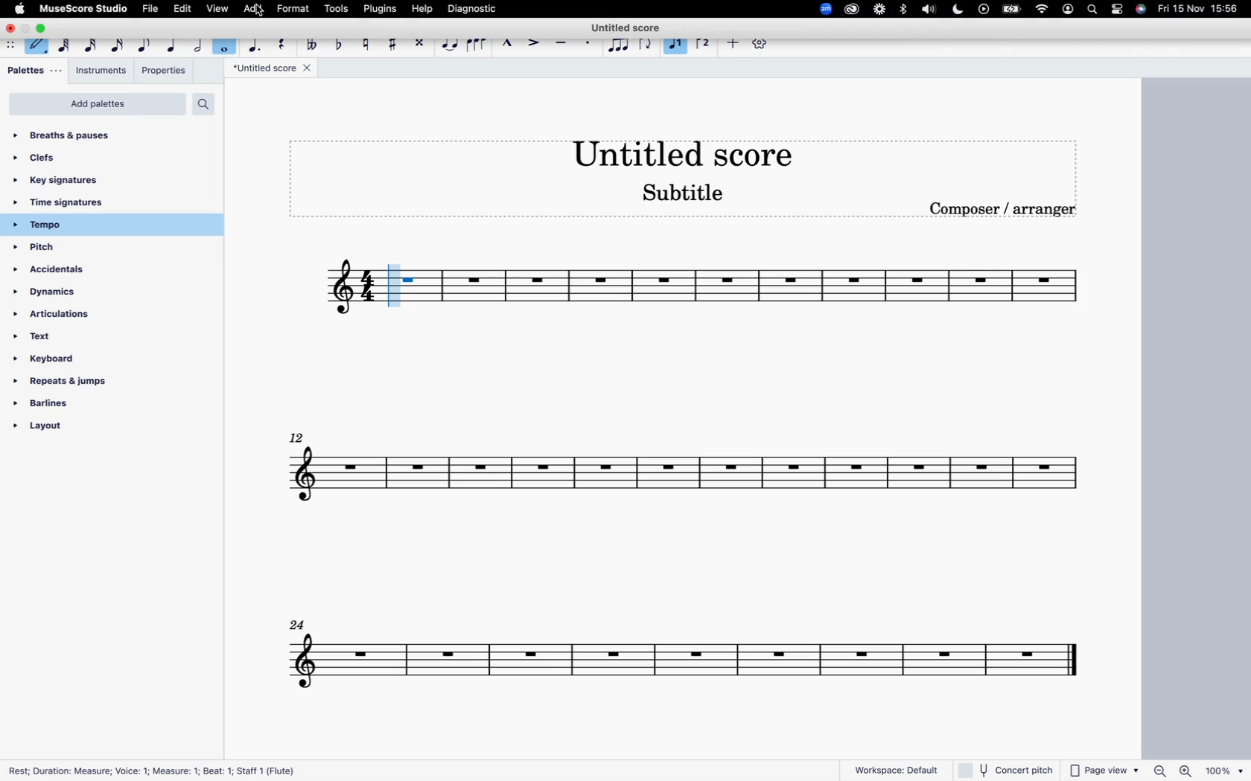  What do you see at coordinates (877, 10) in the screenshot?
I see `loom` at bounding box center [877, 10].